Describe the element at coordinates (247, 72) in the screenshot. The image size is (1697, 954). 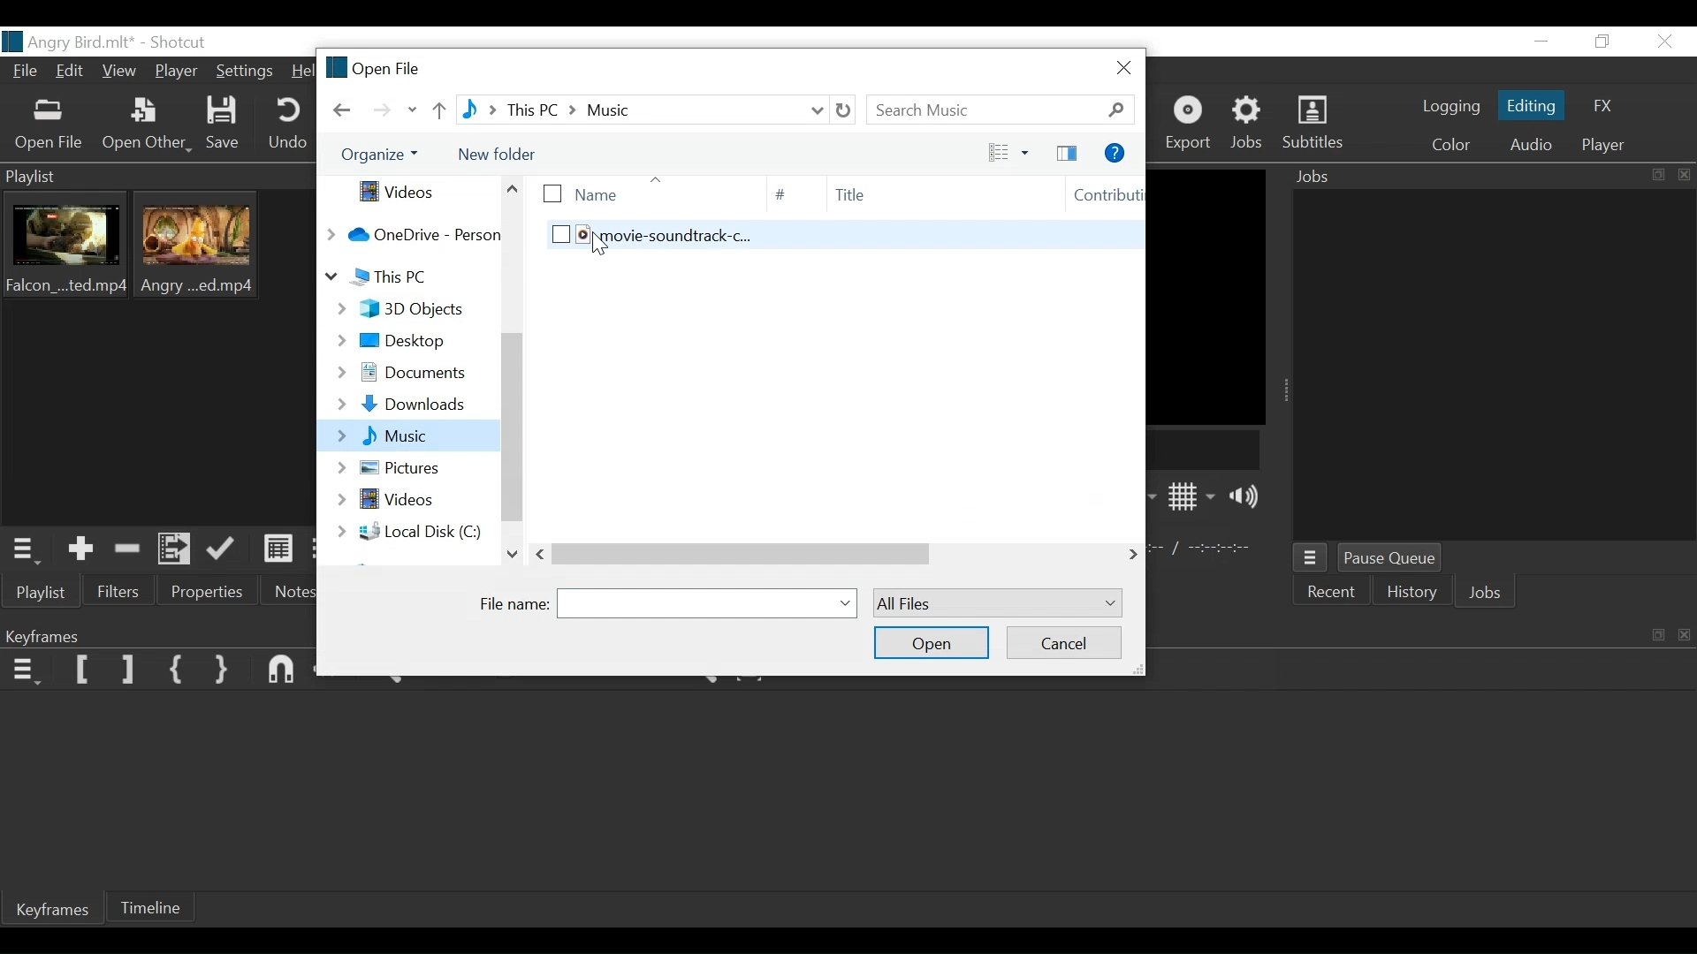
I see `Settings` at that location.